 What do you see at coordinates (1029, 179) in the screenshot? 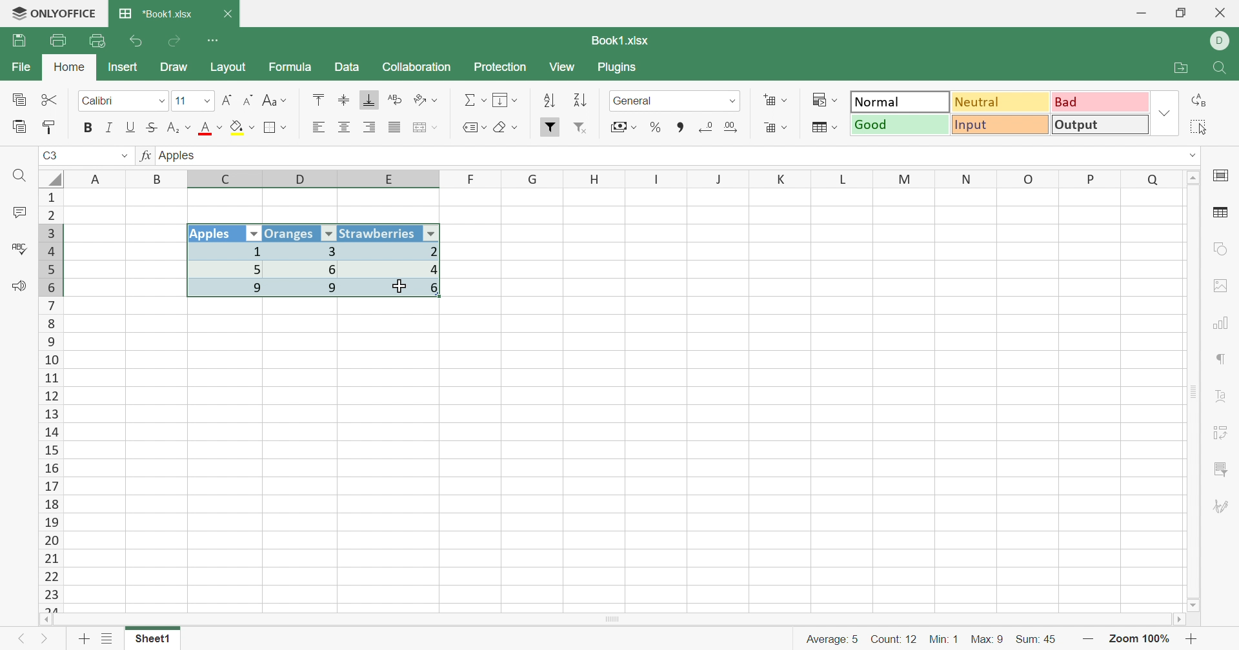
I see `O` at bounding box center [1029, 179].